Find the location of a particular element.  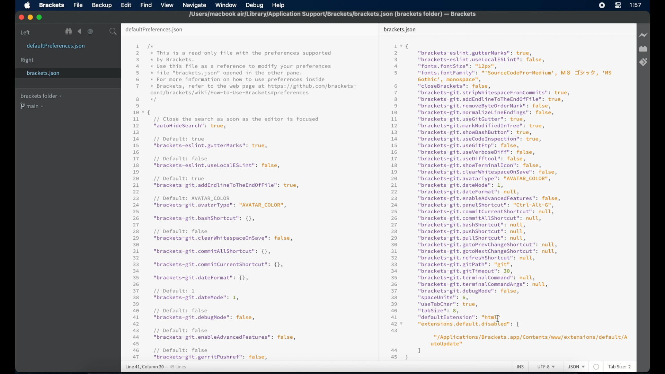

minimize is located at coordinates (30, 18).